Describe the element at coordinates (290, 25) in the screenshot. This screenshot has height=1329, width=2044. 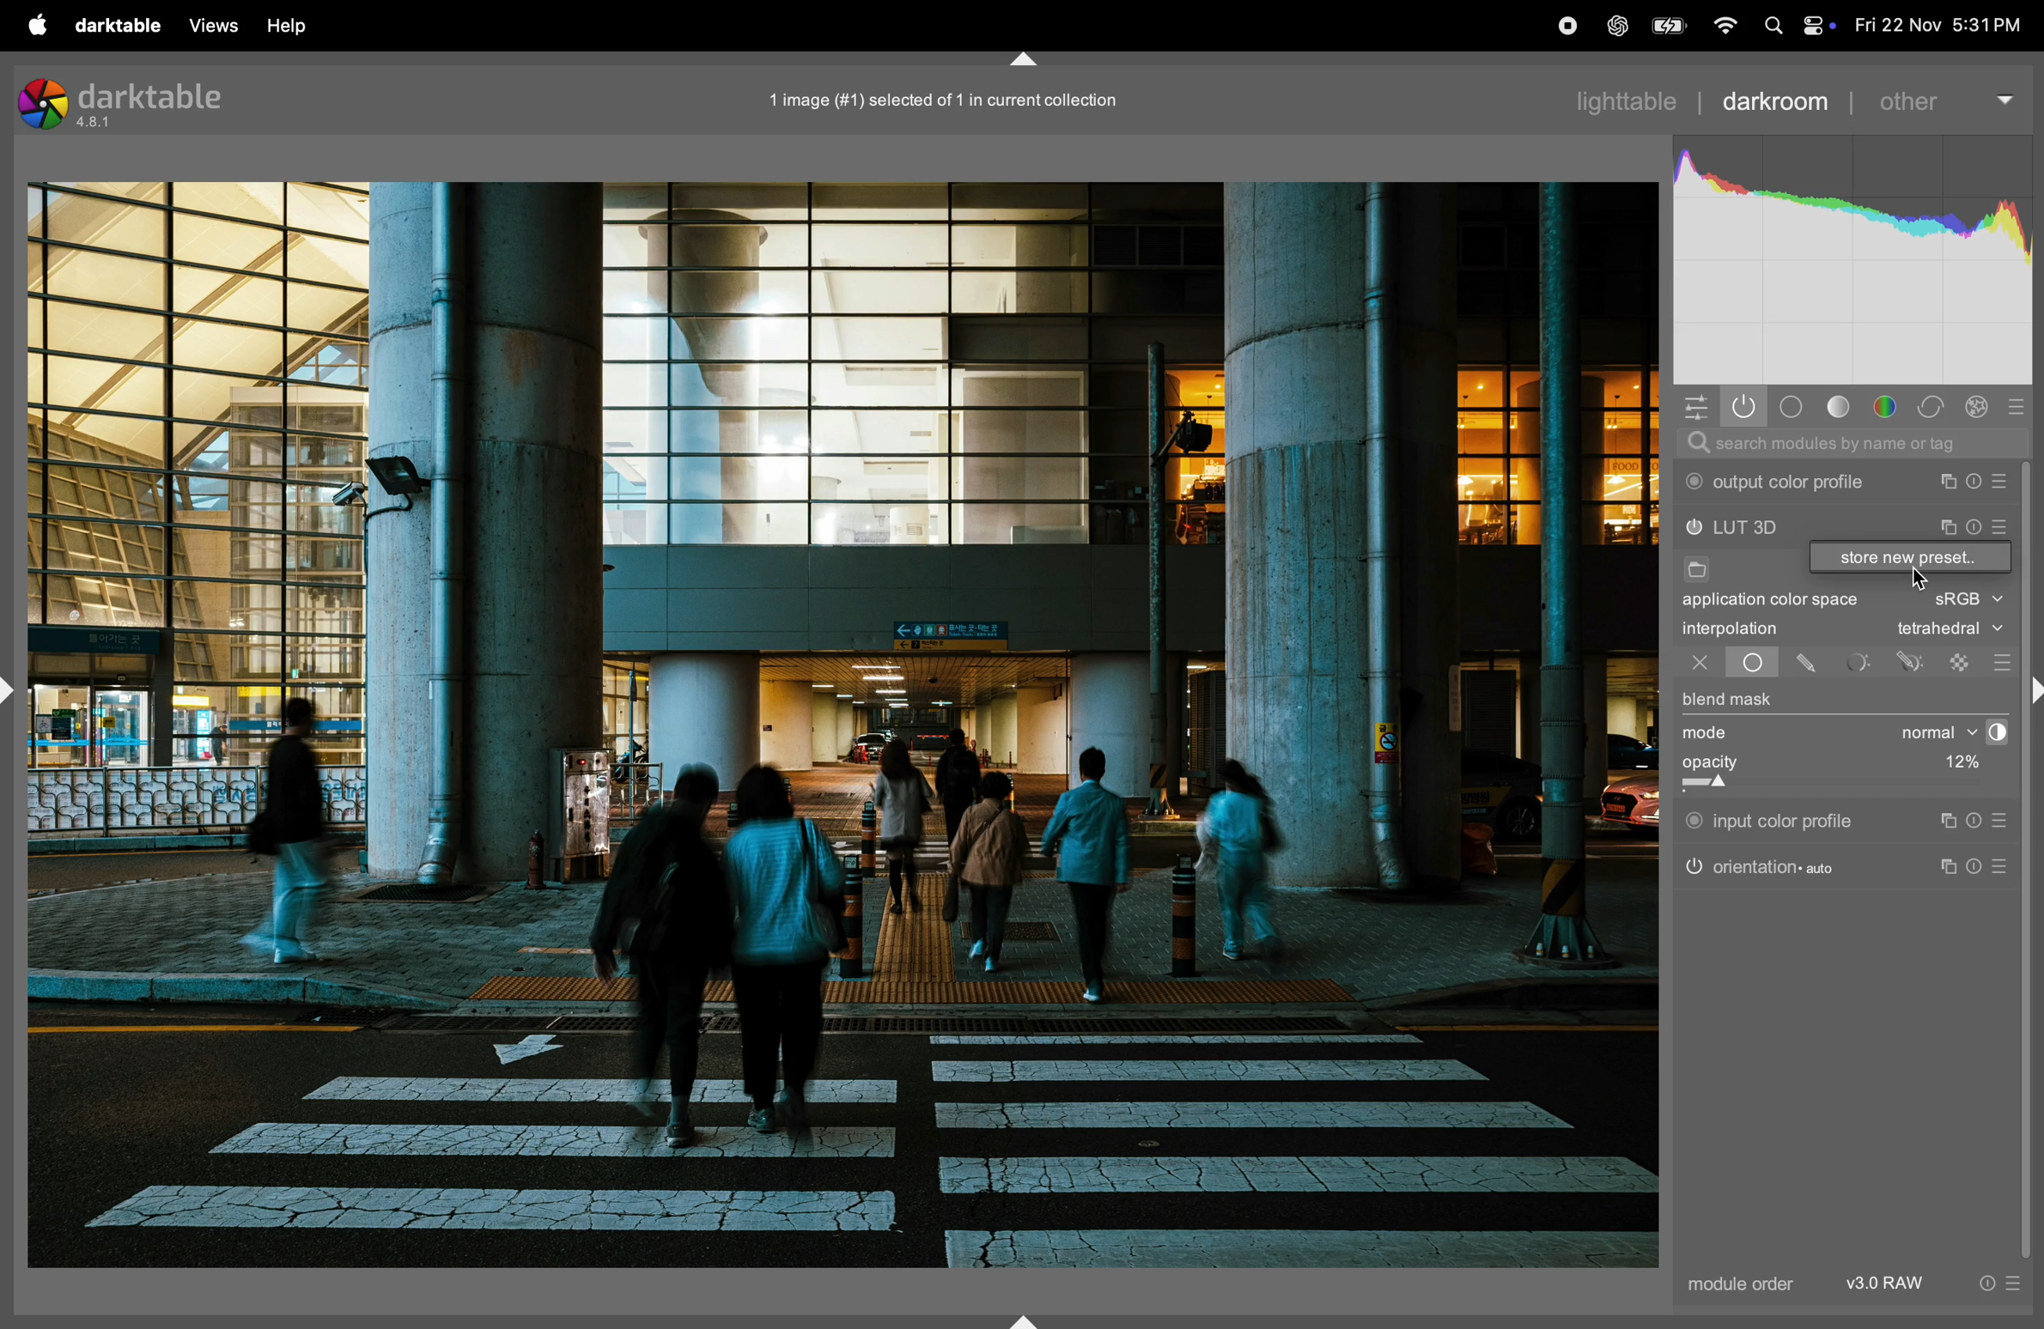
I see `help` at that location.